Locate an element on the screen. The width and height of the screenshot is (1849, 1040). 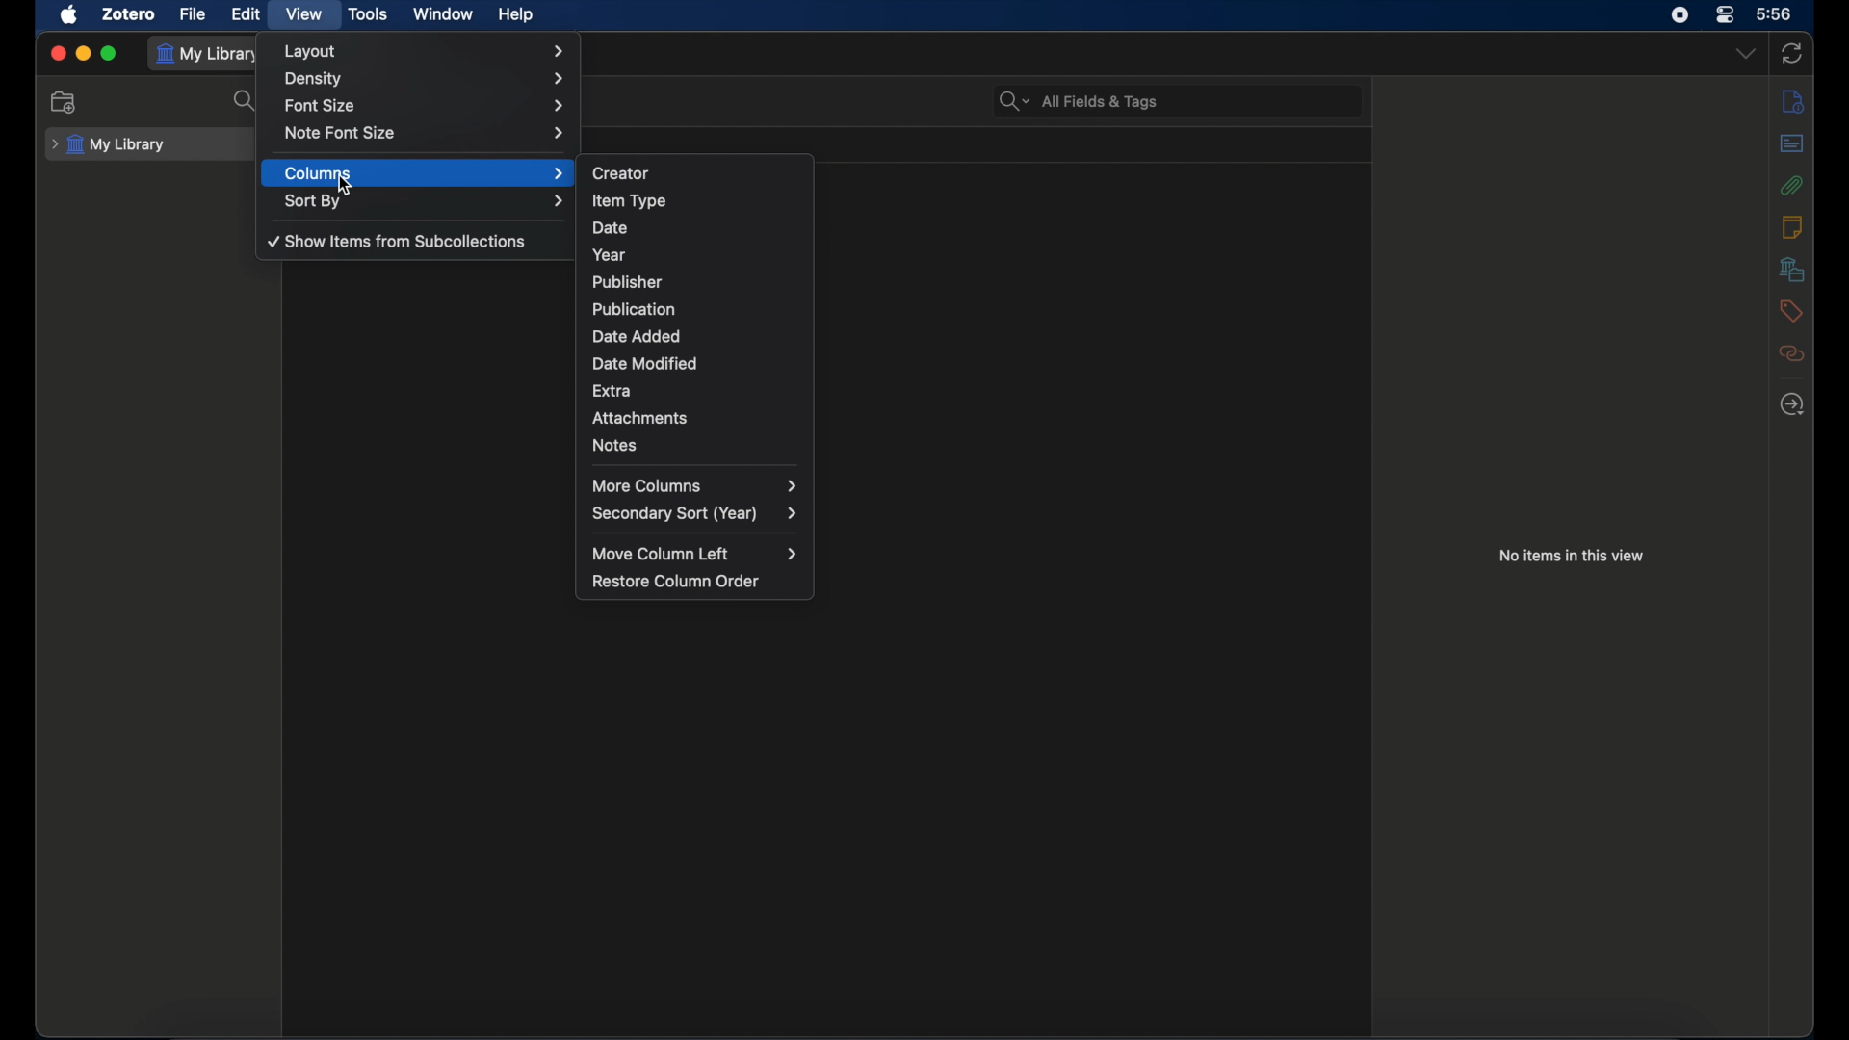
window is located at coordinates (441, 13).